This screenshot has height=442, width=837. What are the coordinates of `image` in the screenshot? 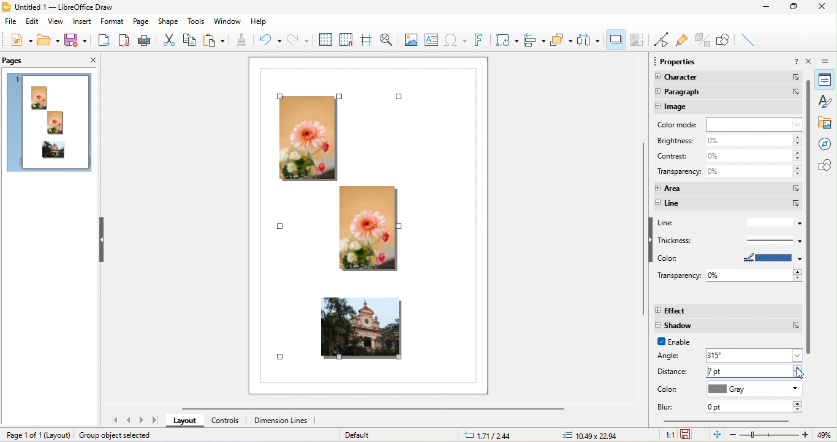 It's located at (729, 107).